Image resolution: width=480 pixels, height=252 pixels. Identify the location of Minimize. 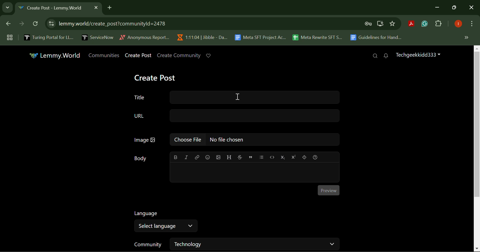
(455, 8).